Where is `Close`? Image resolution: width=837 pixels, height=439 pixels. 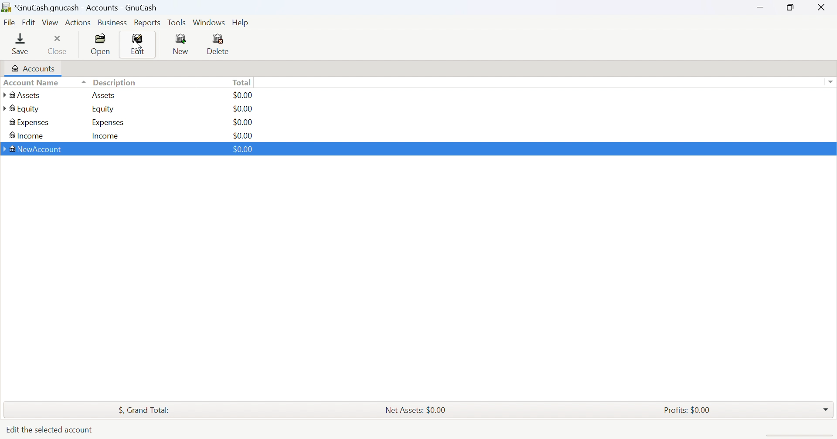
Close is located at coordinates (822, 7).